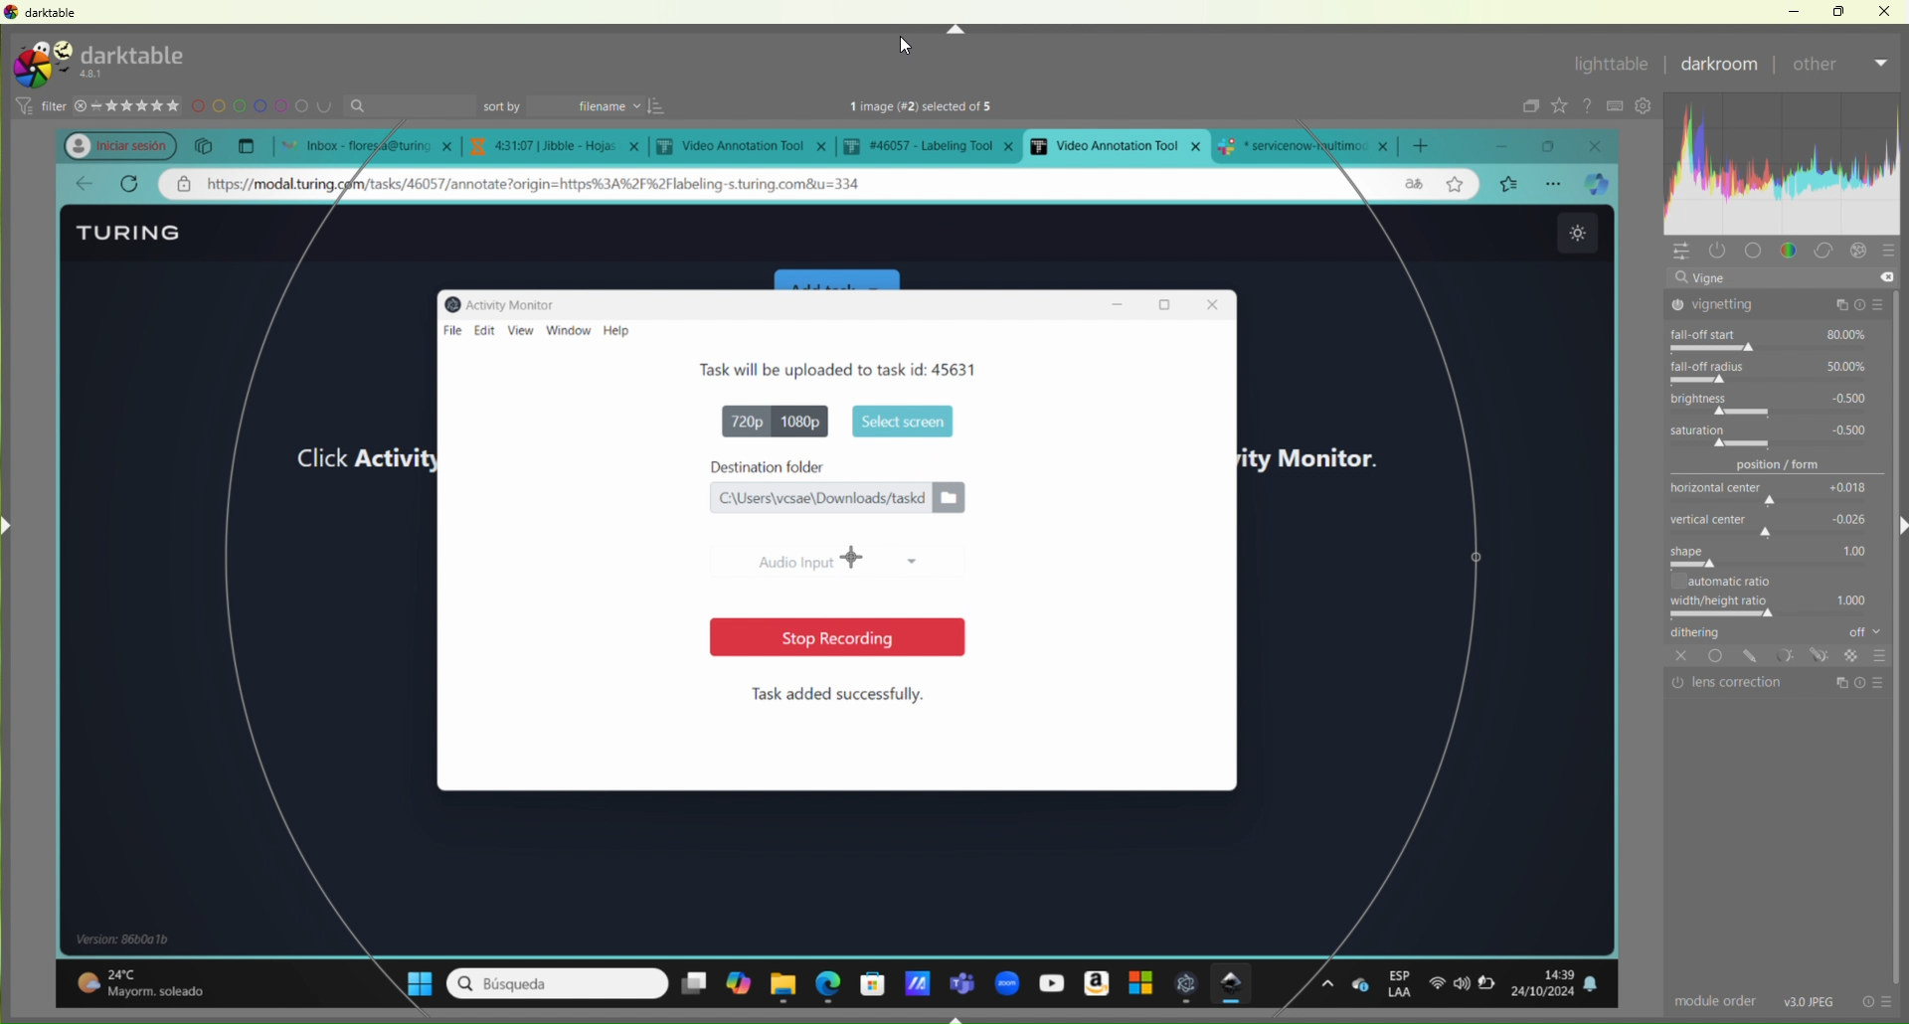  I want to click on v30 jpeg, so click(1804, 1000).